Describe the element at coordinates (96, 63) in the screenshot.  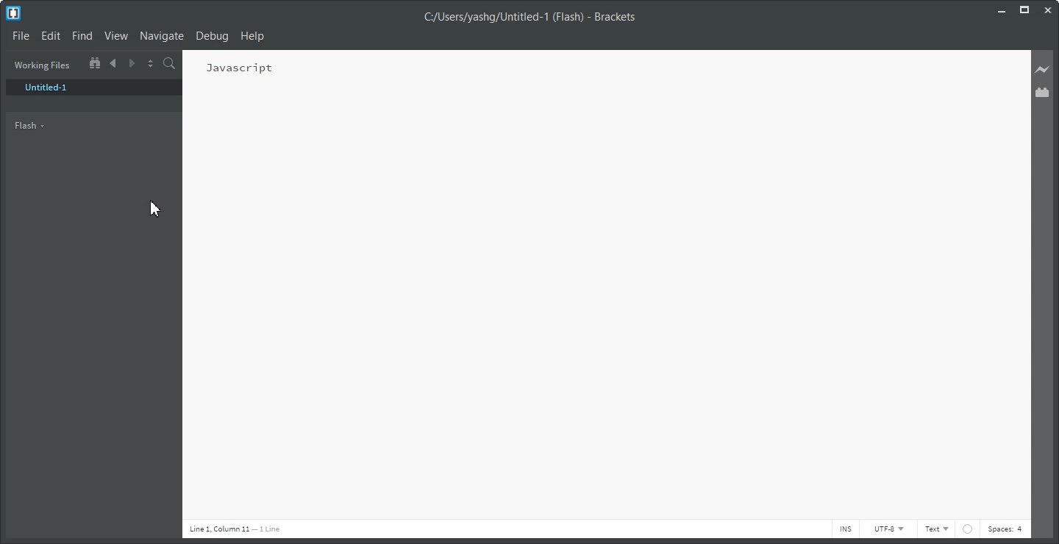
I see `Show in file tree` at that location.